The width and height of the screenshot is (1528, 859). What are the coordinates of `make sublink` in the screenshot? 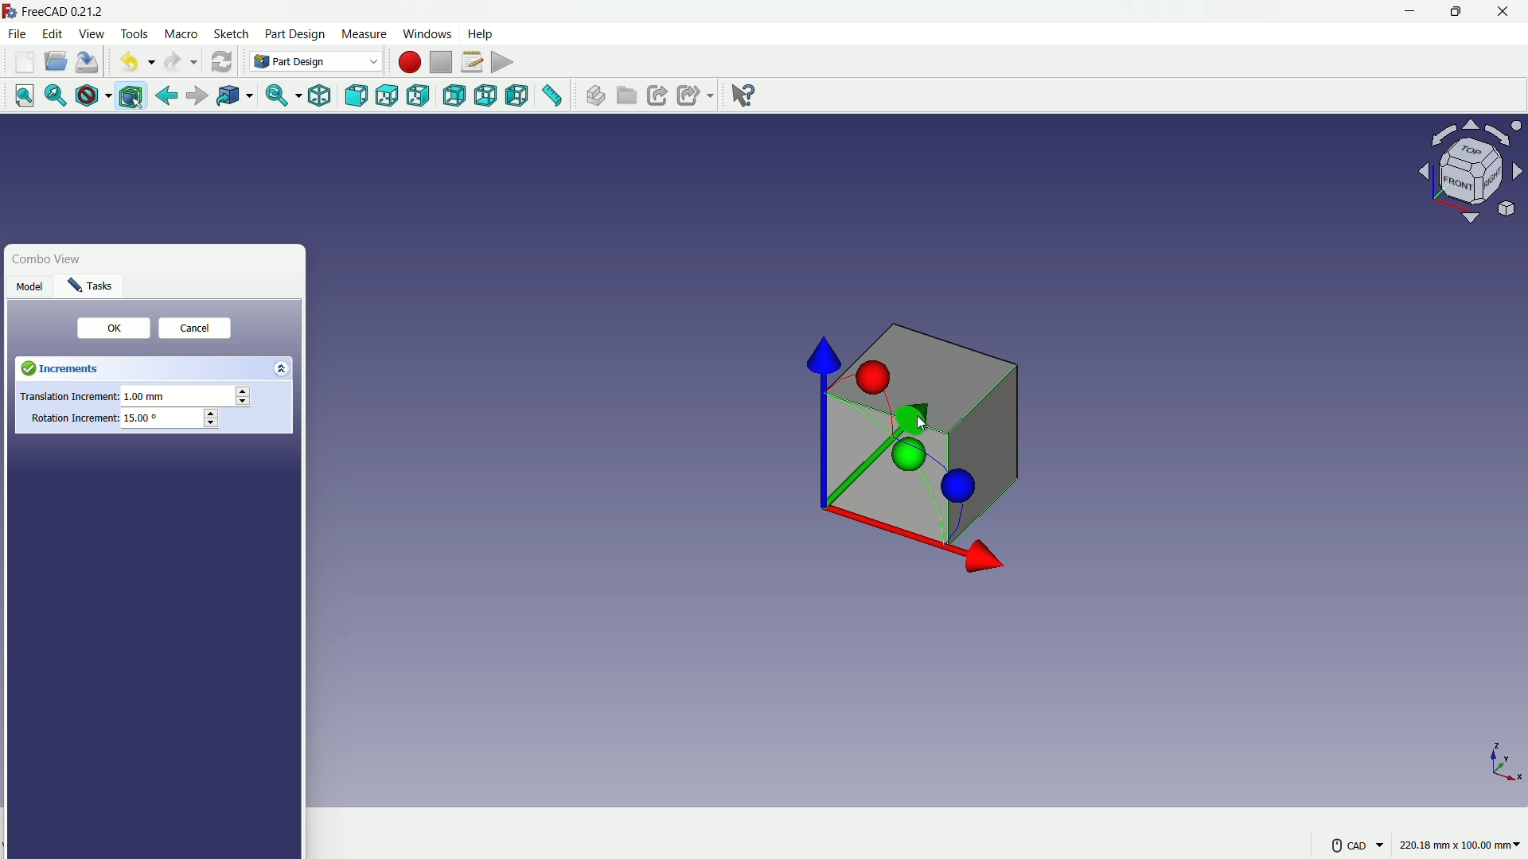 It's located at (696, 95).